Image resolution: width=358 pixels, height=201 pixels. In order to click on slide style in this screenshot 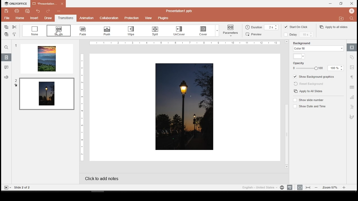, I will do `click(262, 27)`.